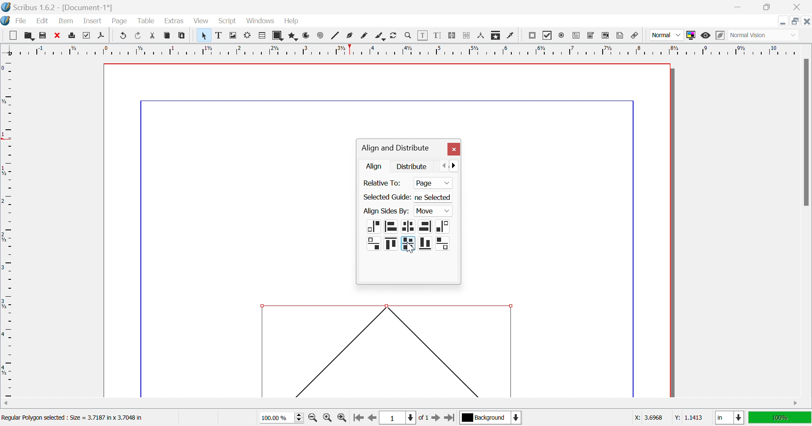 Image resolution: width=812 pixels, height=426 pixels. I want to click on Line, so click(335, 35).